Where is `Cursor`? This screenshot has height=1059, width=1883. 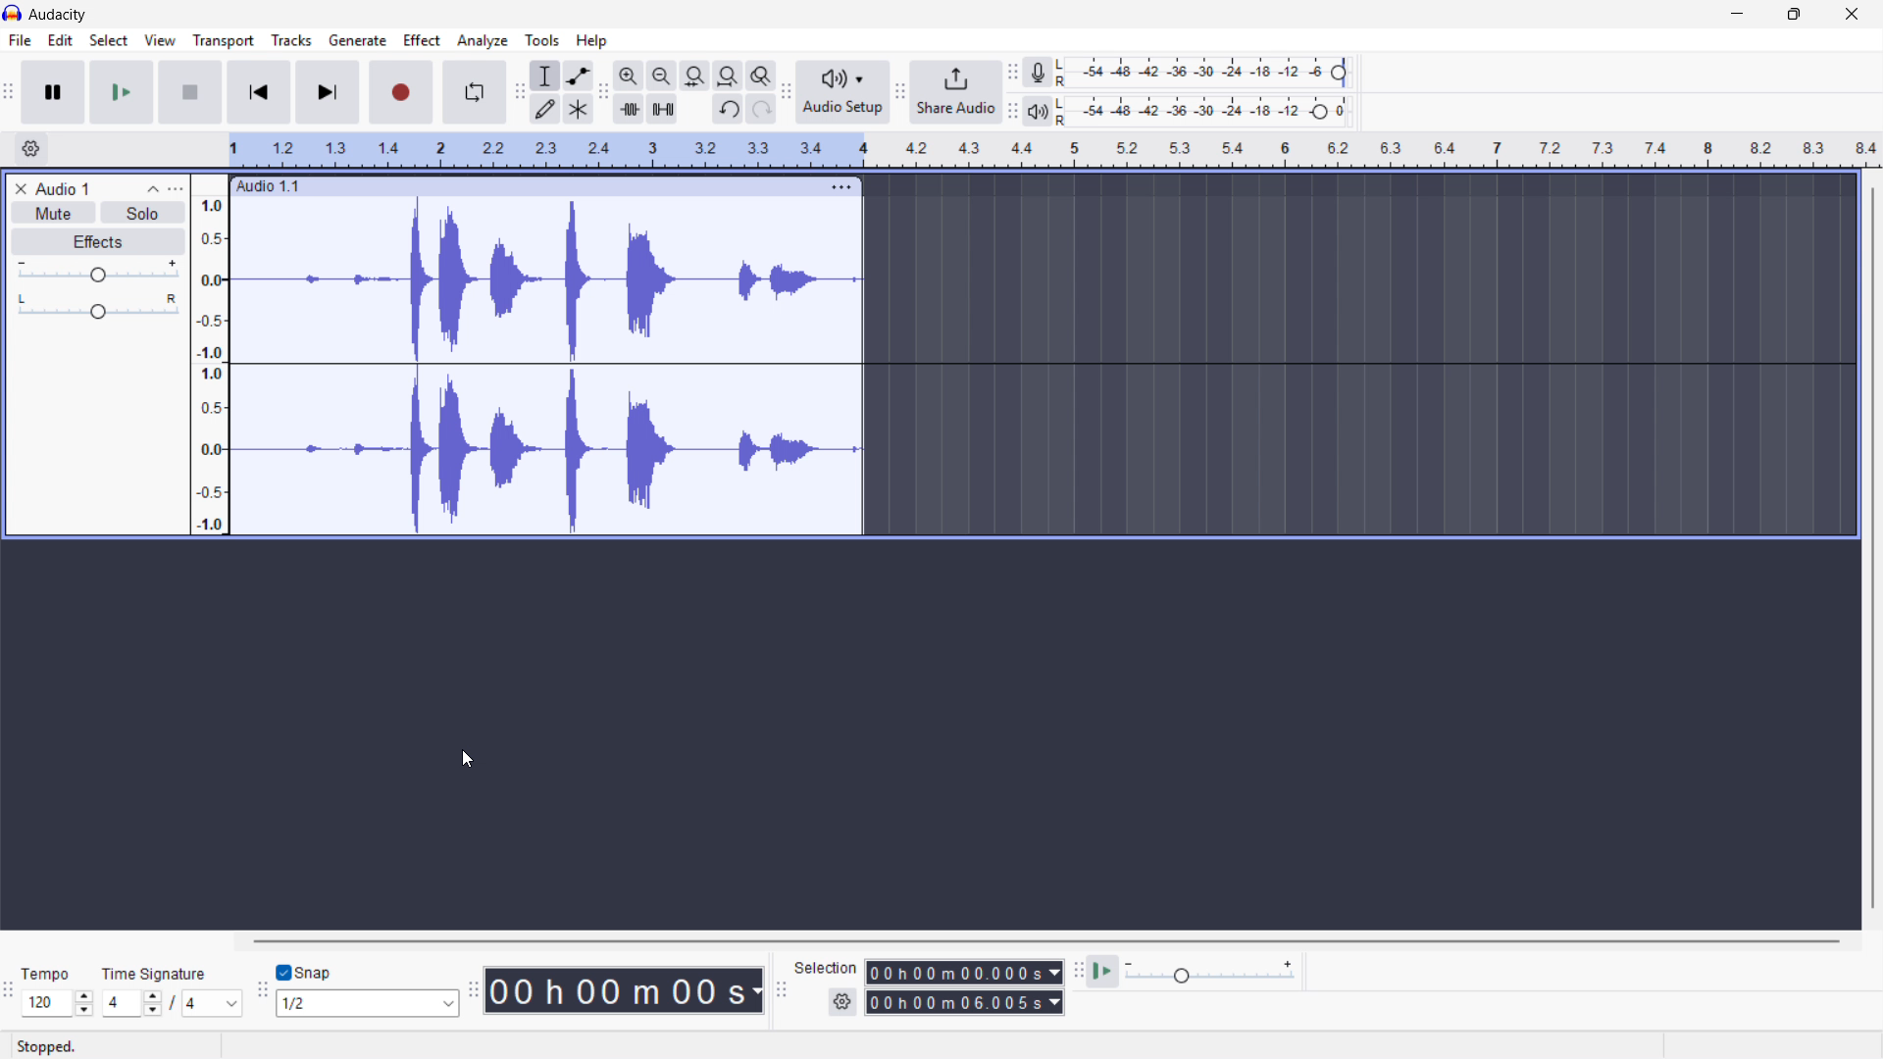
Cursor is located at coordinates (467, 761).